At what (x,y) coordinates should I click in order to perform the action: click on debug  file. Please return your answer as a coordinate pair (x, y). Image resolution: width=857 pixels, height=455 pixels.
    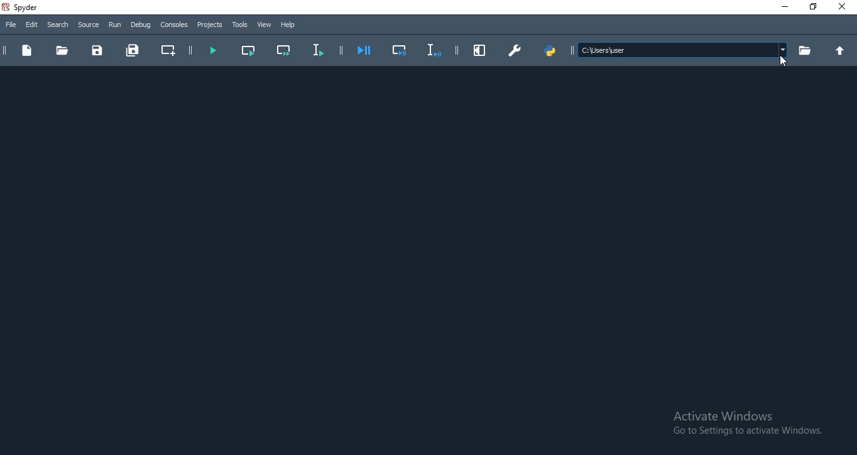
    Looking at the image, I should click on (365, 51).